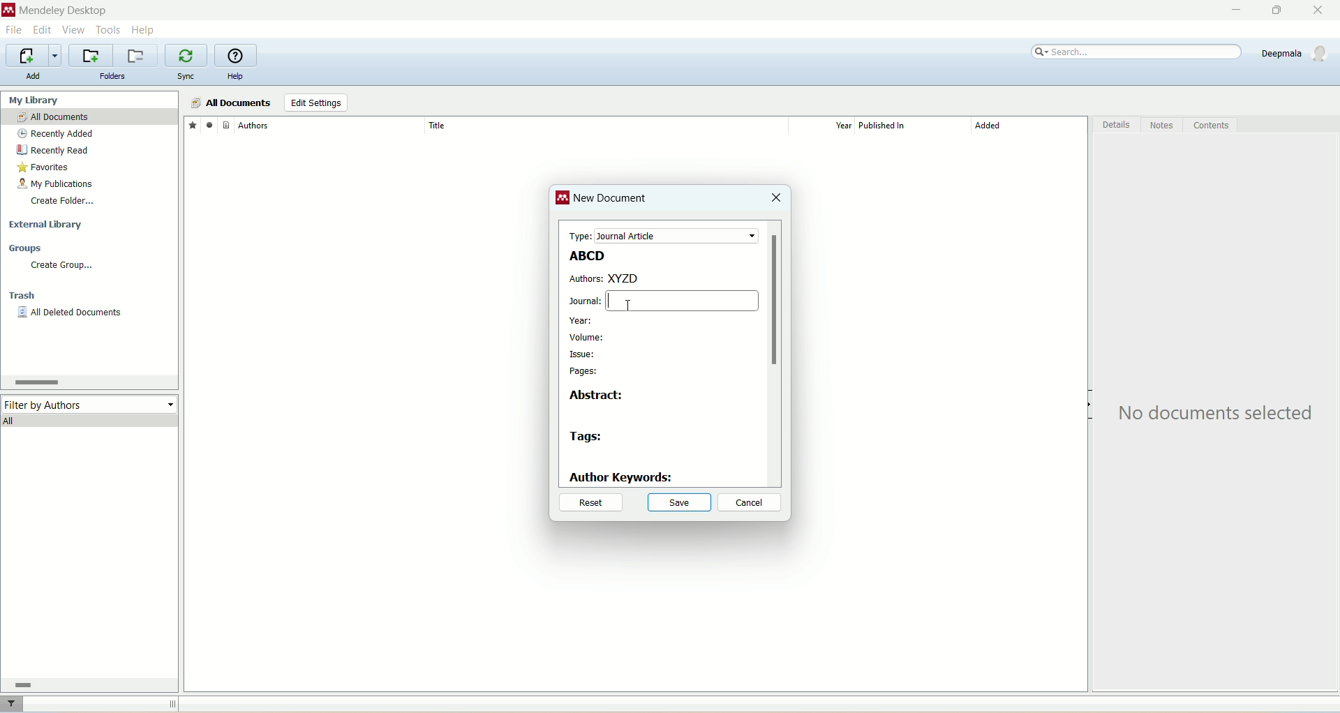 Image resolution: width=1340 pixels, height=713 pixels. Describe the element at coordinates (13, 704) in the screenshot. I see `filter` at that location.